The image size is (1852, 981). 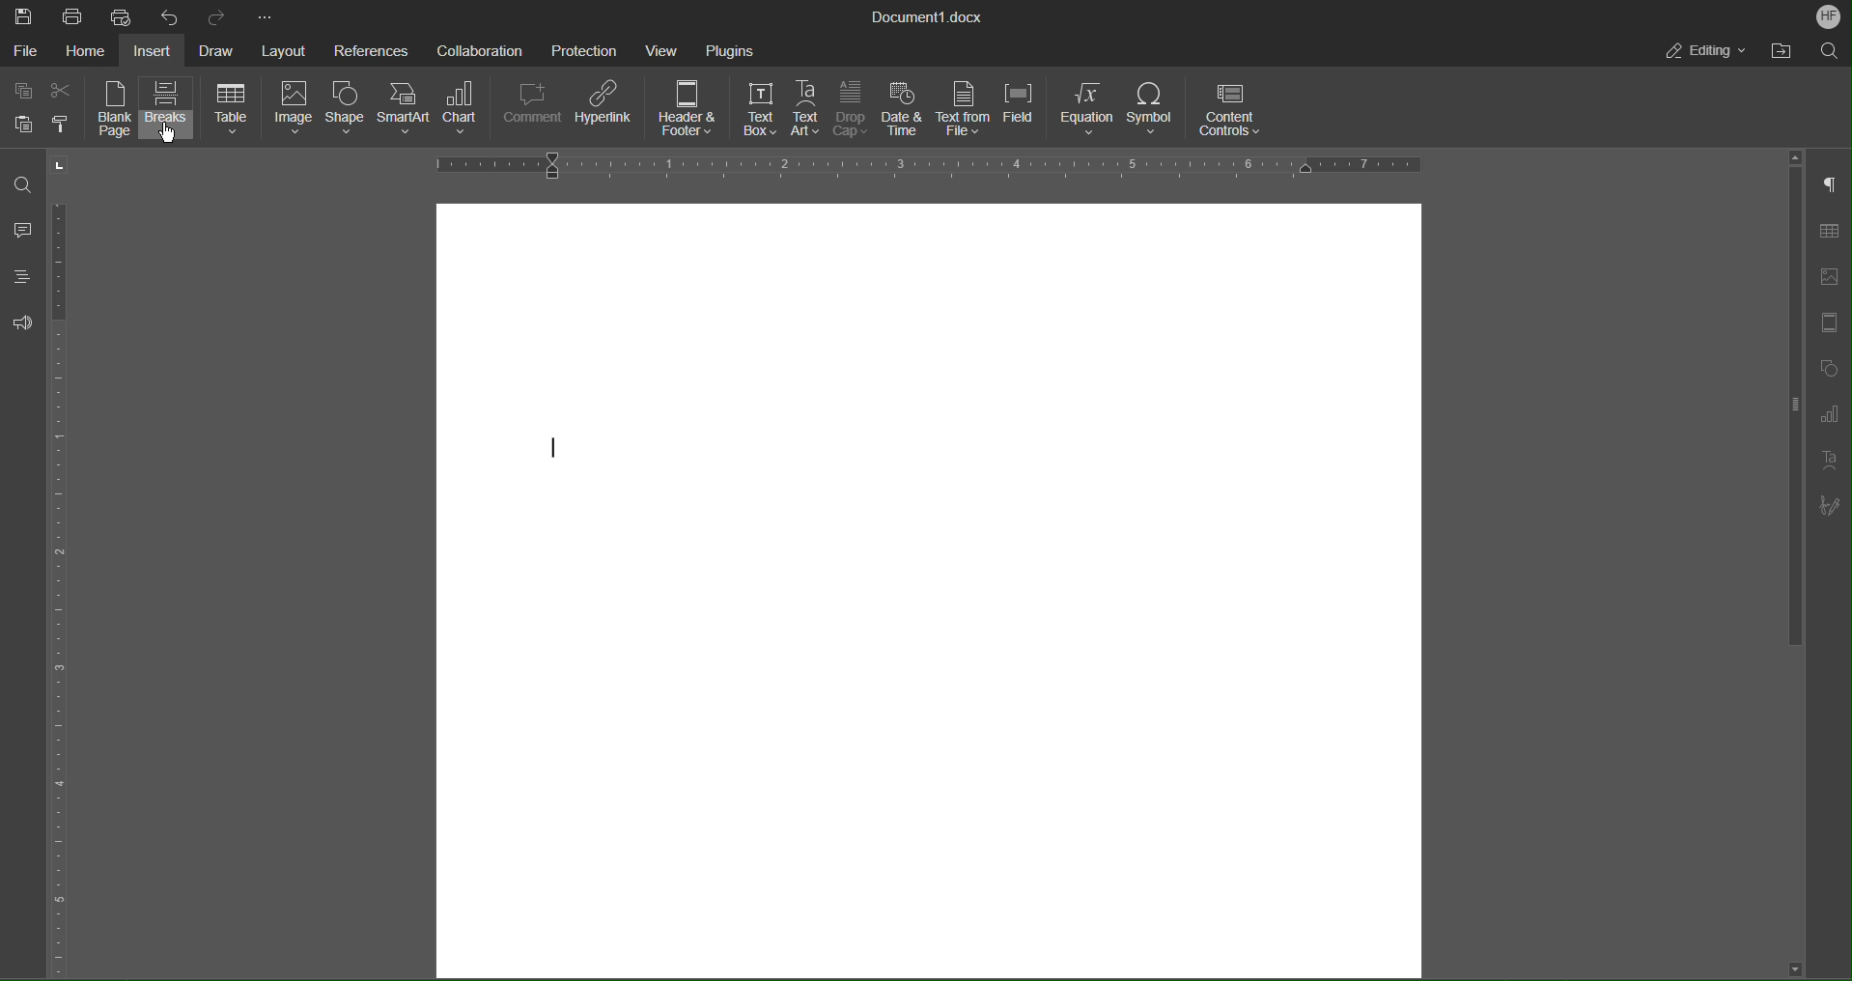 What do you see at coordinates (121, 15) in the screenshot?
I see `Quick Print` at bounding box center [121, 15].